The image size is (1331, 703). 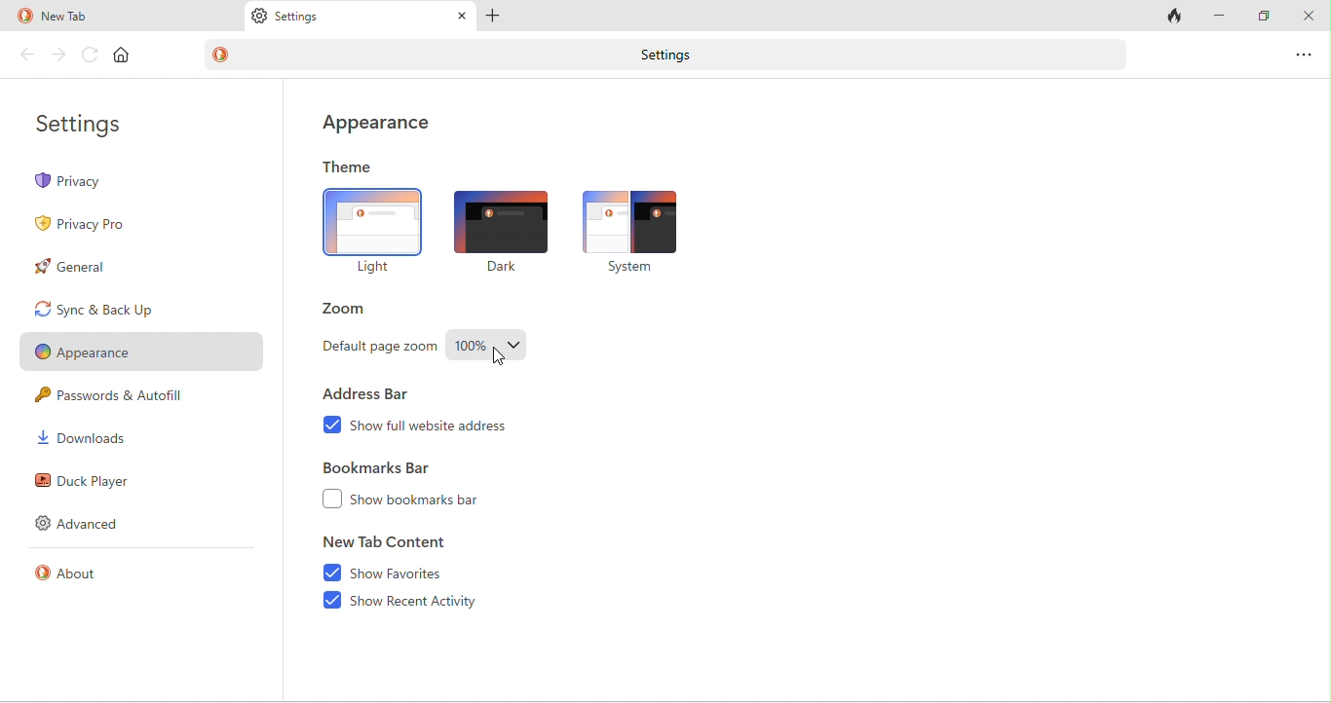 I want to click on light , so click(x=373, y=223).